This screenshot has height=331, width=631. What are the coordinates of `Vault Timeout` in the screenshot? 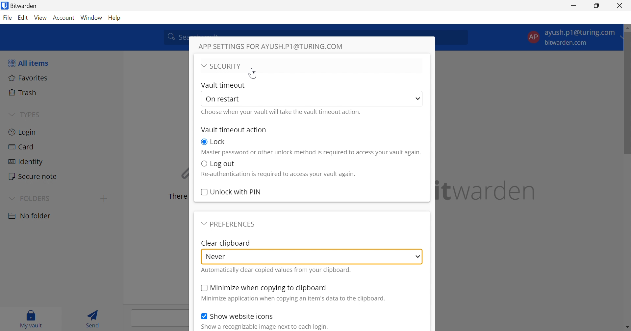 It's located at (223, 85).